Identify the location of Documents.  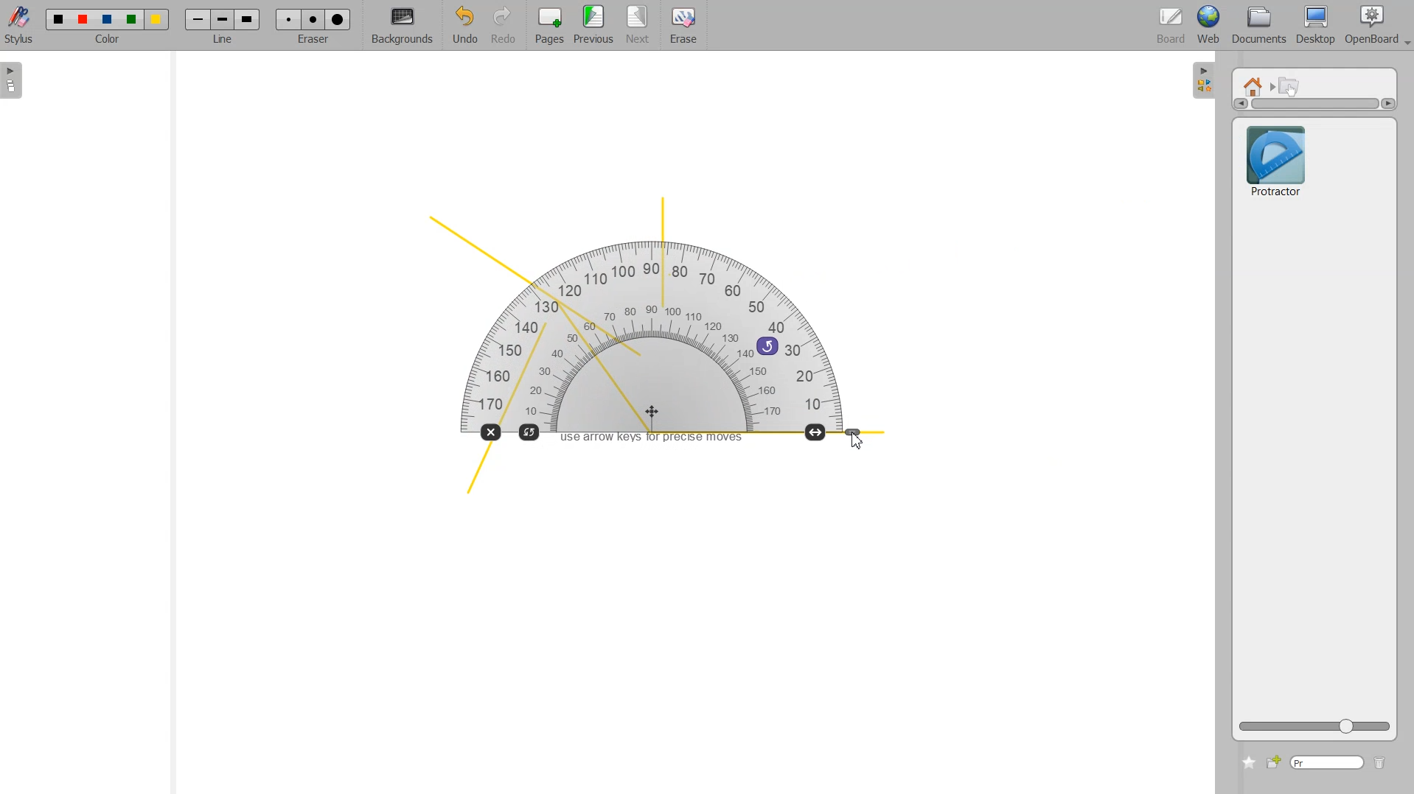
(1257, 27).